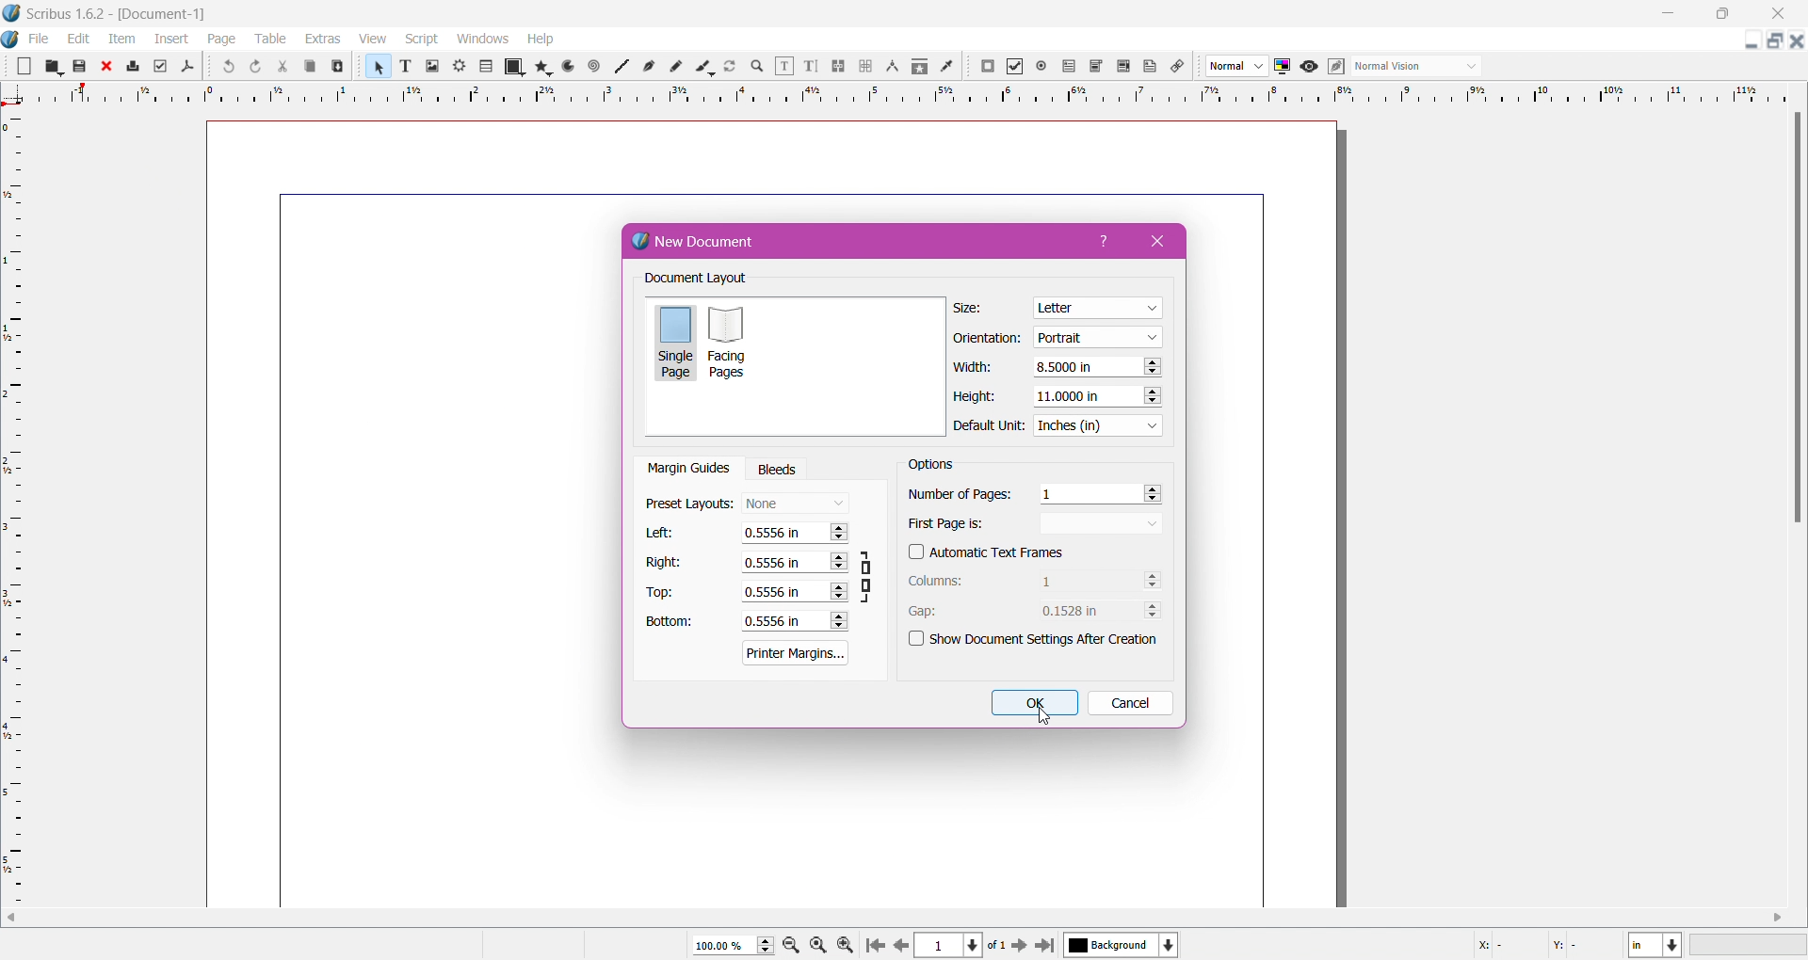  Describe the element at coordinates (515, 64) in the screenshot. I see `icon` at that location.